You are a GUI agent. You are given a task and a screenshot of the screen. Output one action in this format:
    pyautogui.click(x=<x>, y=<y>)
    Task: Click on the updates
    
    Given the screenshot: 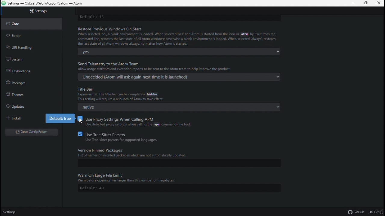 What is the action you would take?
    pyautogui.click(x=28, y=107)
    